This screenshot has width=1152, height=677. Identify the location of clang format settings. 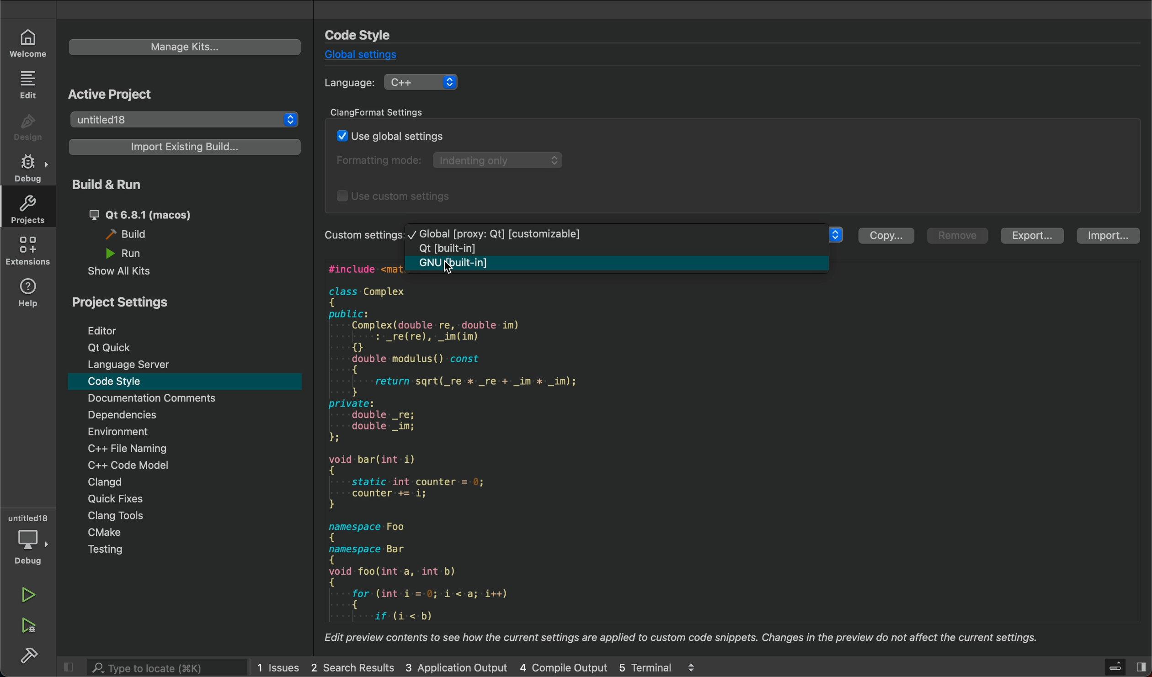
(387, 112).